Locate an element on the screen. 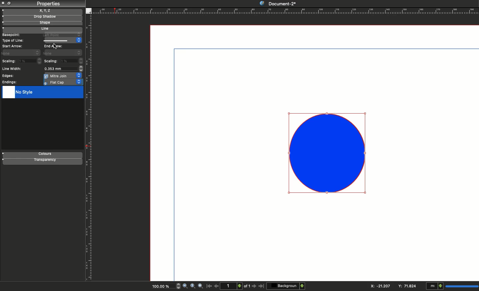 Image resolution: width=479 pixels, height=291 pixels. Line is located at coordinates (41, 29).